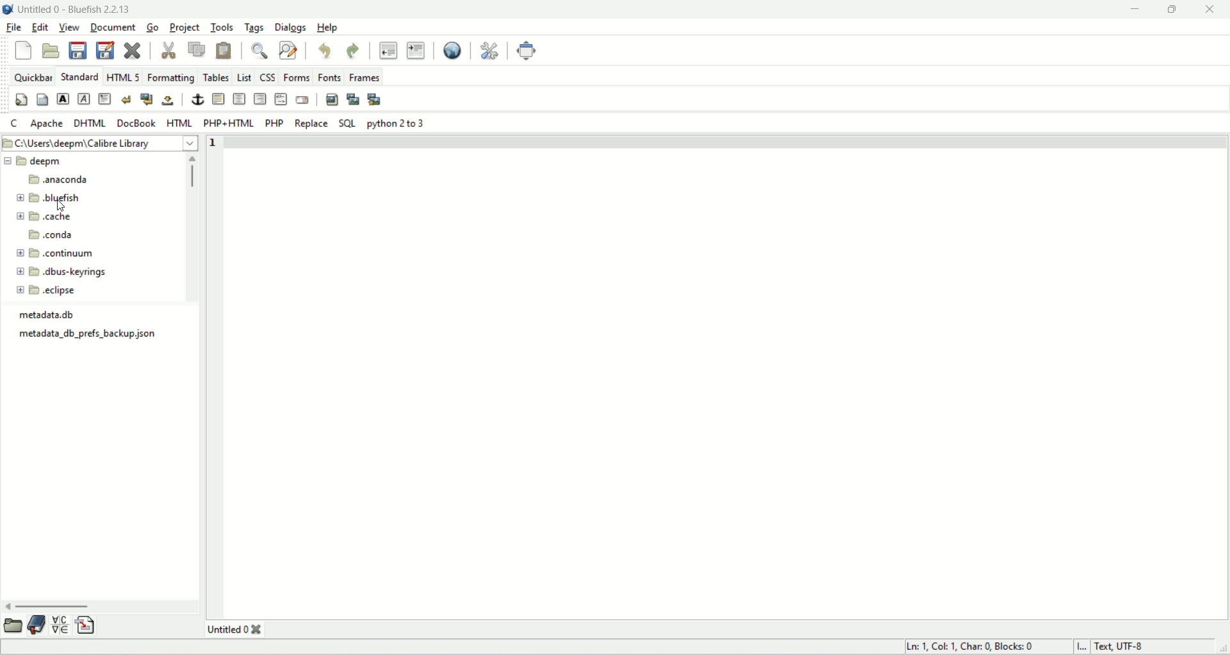  I want to click on DHTML, so click(90, 122).